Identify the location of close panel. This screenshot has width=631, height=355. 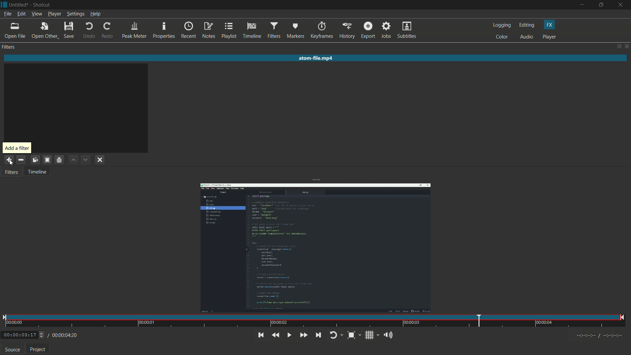
(627, 46).